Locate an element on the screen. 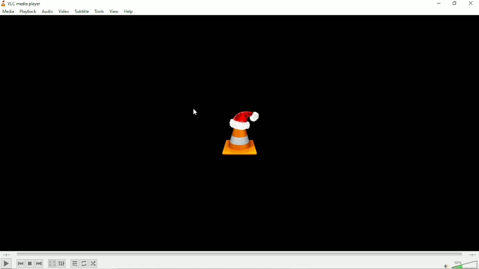 The height and width of the screenshot is (269, 479). Logo is located at coordinates (243, 134).